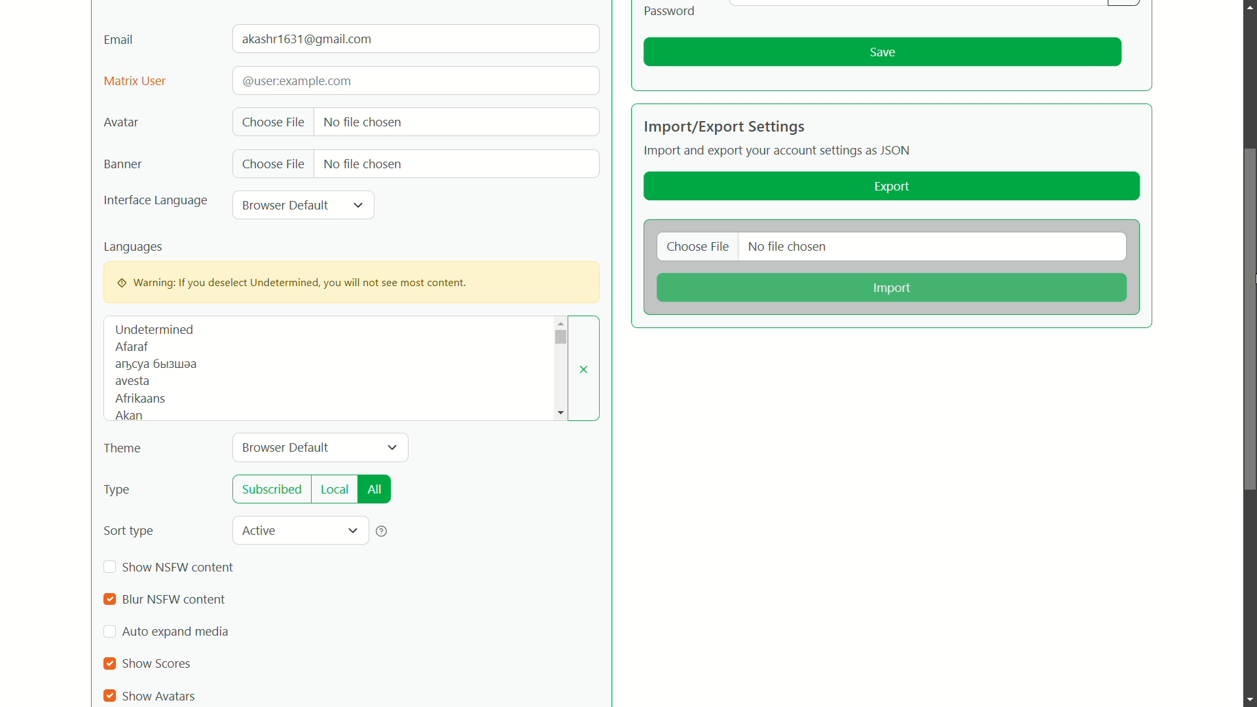 The image size is (1257, 707). Describe the element at coordinates (890, 289) in the screenshot. I see `import` at that location.